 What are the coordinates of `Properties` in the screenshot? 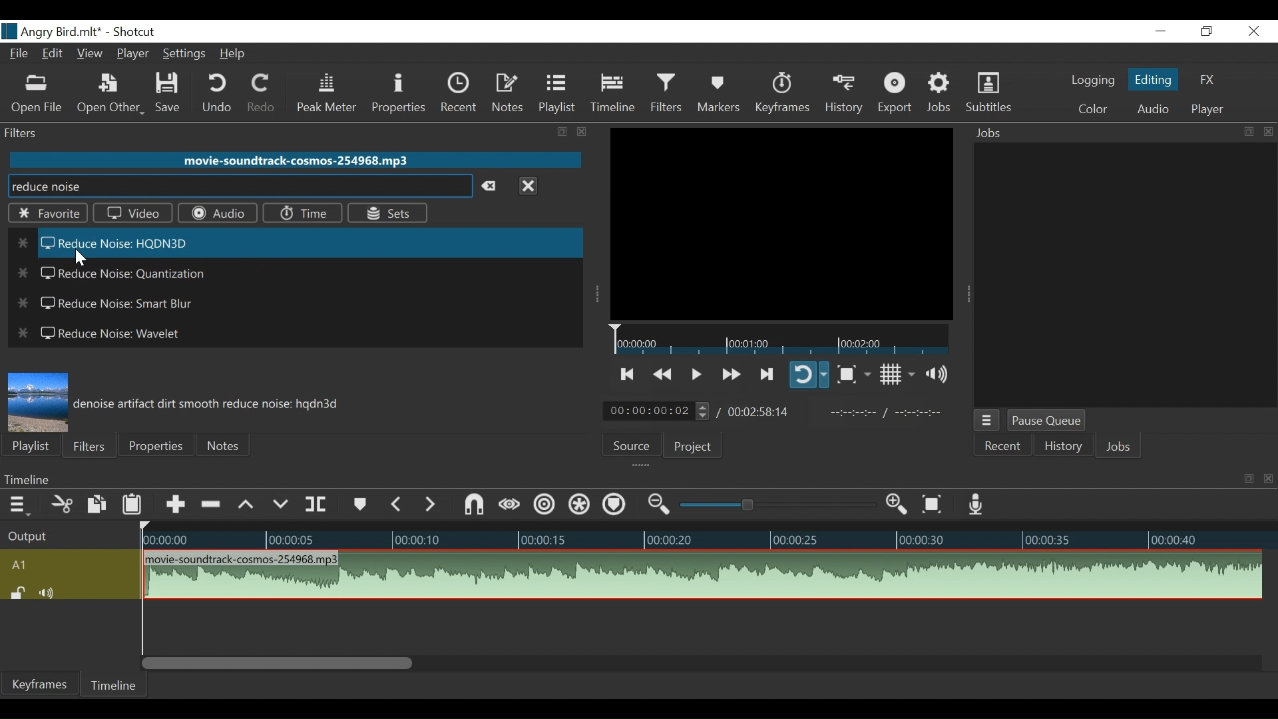 It's located at (401, 93).